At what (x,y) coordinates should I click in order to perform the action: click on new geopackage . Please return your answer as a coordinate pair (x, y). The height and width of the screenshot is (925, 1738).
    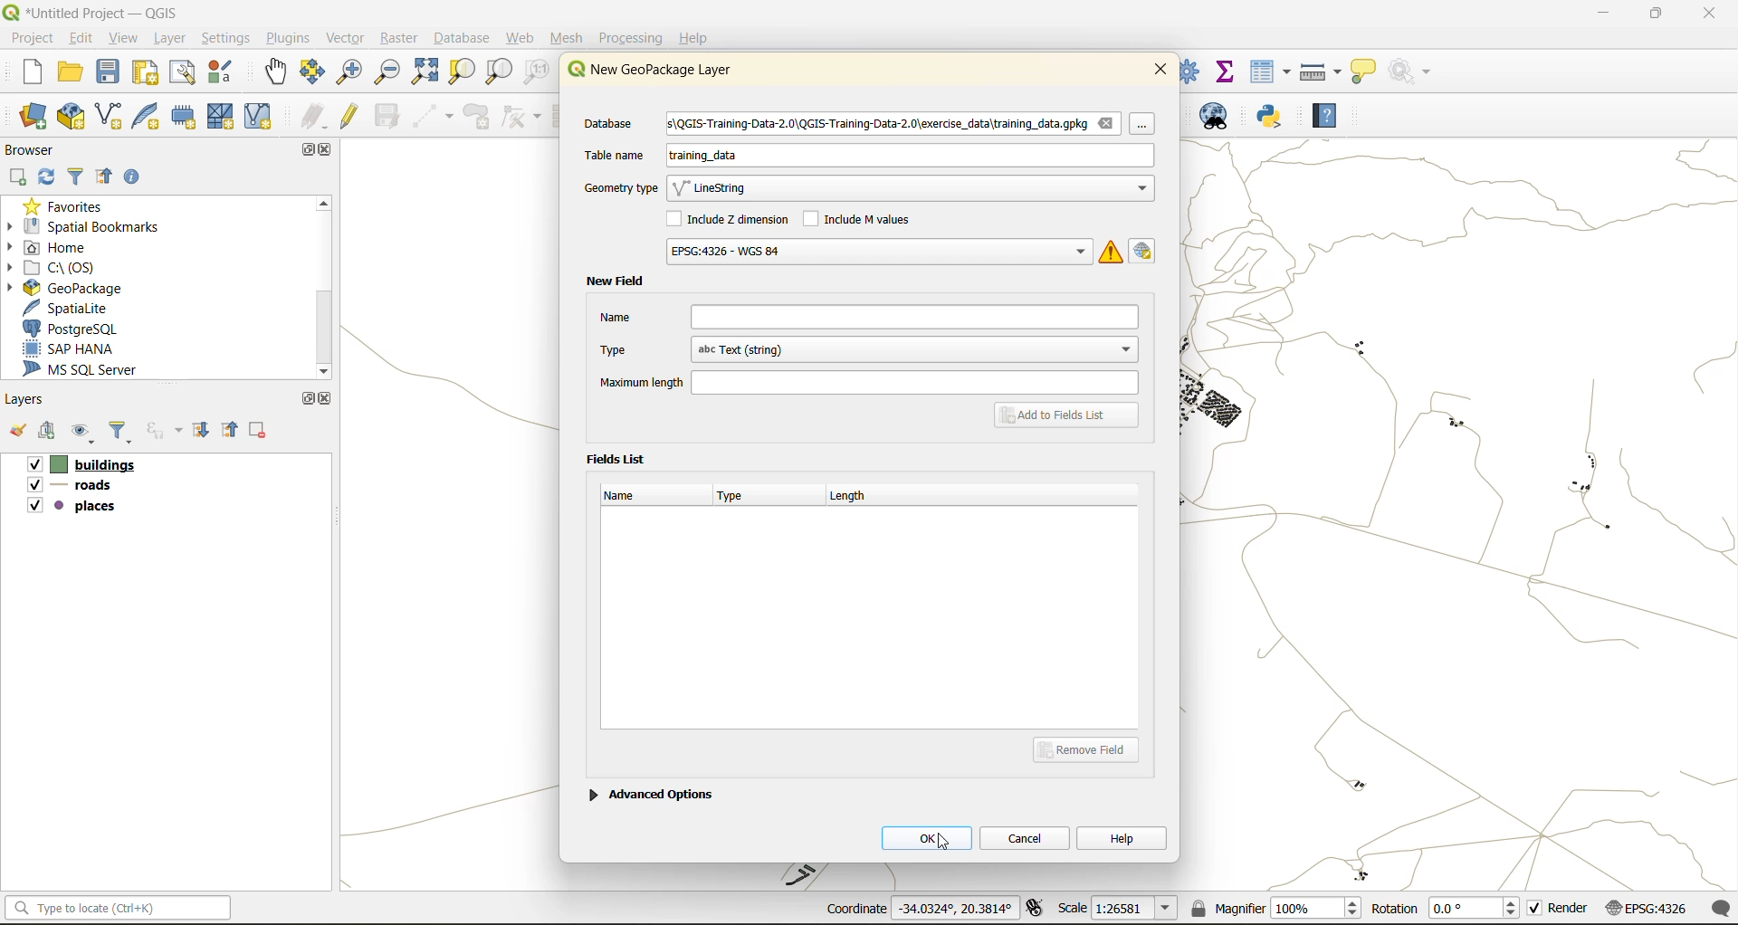
    Looking at the image, I should click on (72, 118).